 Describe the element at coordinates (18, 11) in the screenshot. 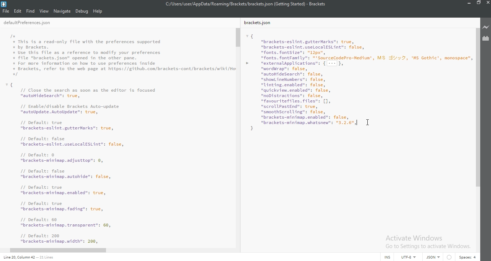

I see `Edit` at that location.